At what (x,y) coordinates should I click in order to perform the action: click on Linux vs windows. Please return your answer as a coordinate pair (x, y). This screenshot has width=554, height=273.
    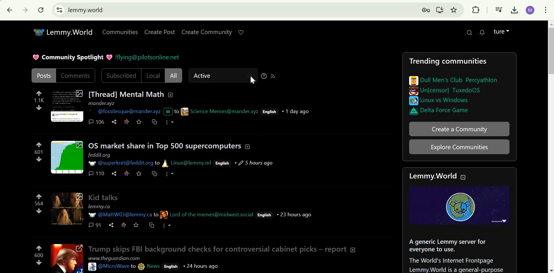
    Looking at the image, I should click on (446, 100).